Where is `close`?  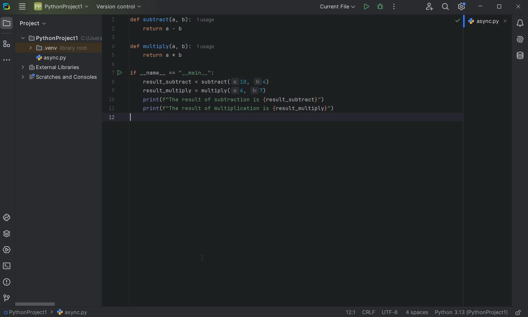 close is located at coordinates (519, 6).